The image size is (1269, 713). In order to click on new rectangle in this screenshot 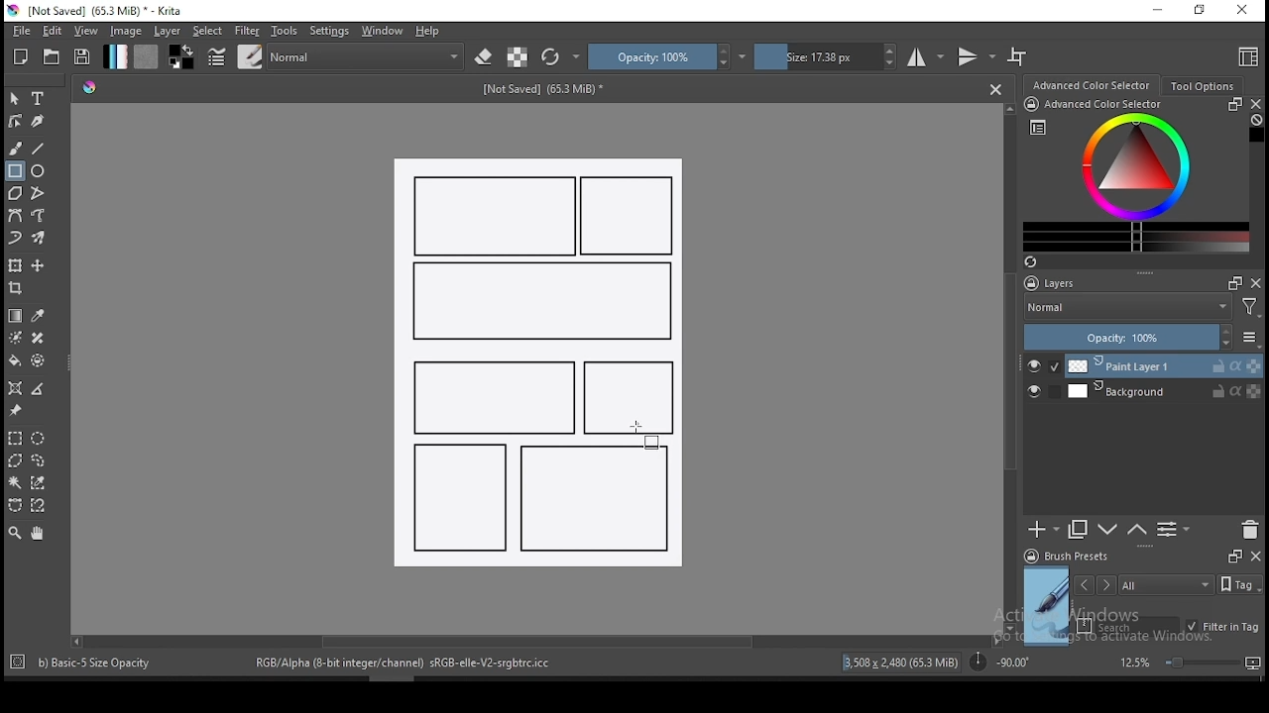, I will do `click(539, 302)`.